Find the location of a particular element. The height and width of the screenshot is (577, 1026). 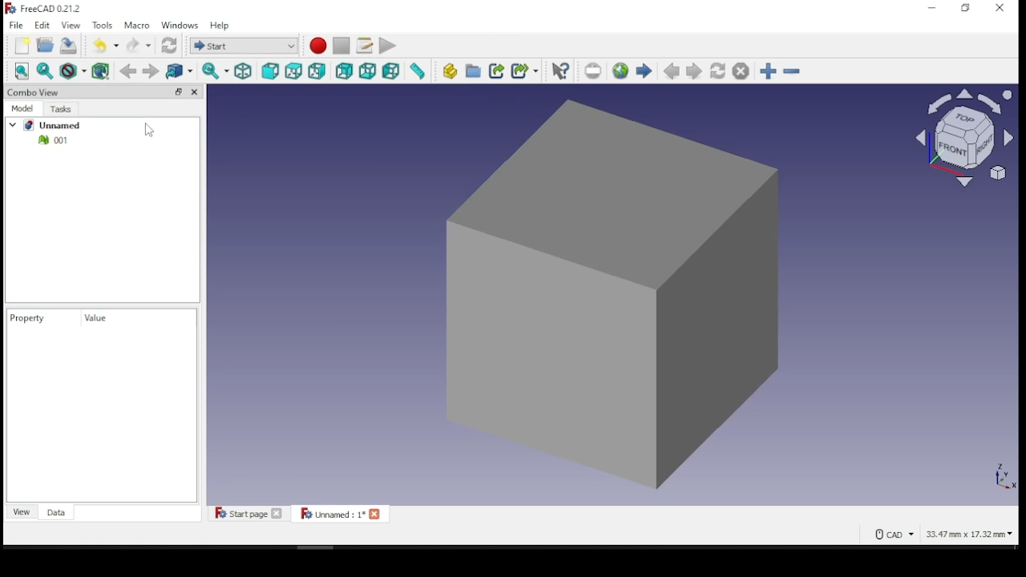

unnamed  is located at coordinates (337, 514).